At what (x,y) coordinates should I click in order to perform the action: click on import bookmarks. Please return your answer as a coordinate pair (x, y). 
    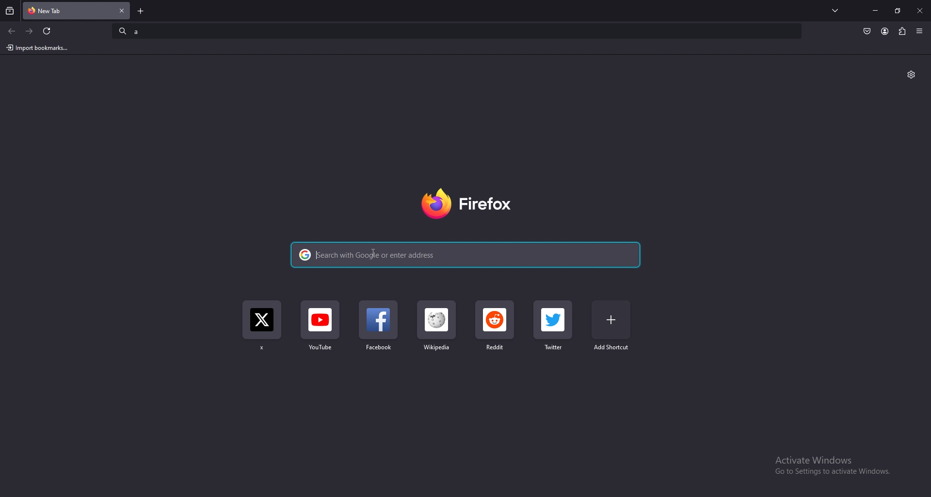
    Looking at the image, I should click on (40, 48).